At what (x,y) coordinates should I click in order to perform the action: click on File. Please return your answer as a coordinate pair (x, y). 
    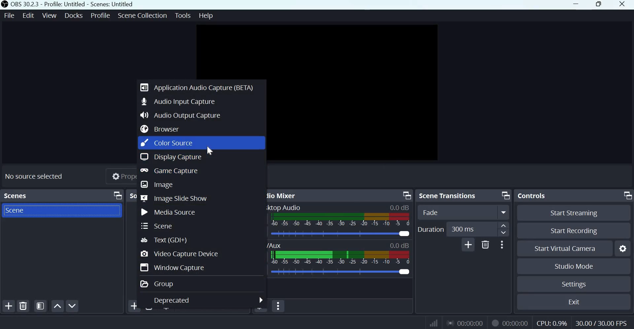
    Looking at the image, I should click on (11, 15).